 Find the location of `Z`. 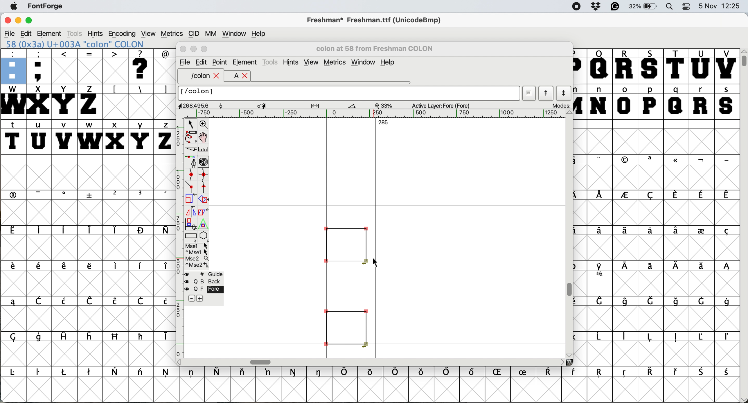

Z is located at coordinates (90, 101).